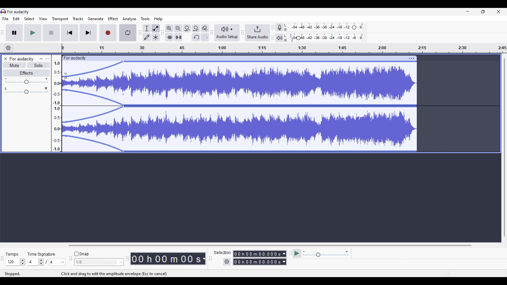 This screenshot has height=285, width=507. What do you see at coordinates (14, 33) in the screenshot?
I see `Pause` at bounding box center [14, 33].